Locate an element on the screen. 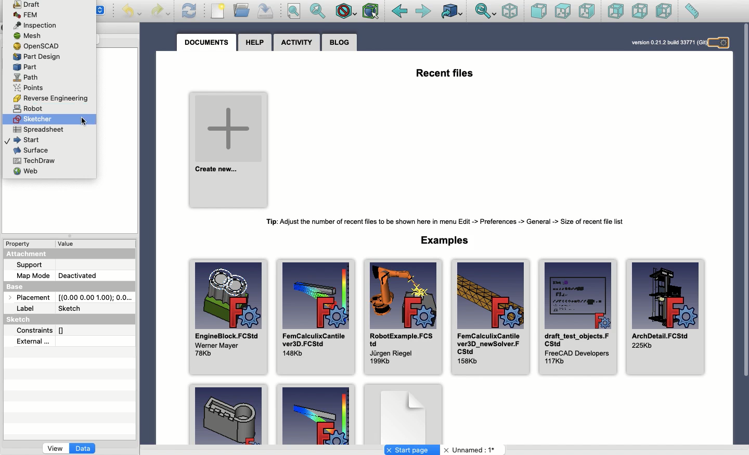 The width and height of the screenshot is (749, 455). Isometric is located at coordinates (510, 11).